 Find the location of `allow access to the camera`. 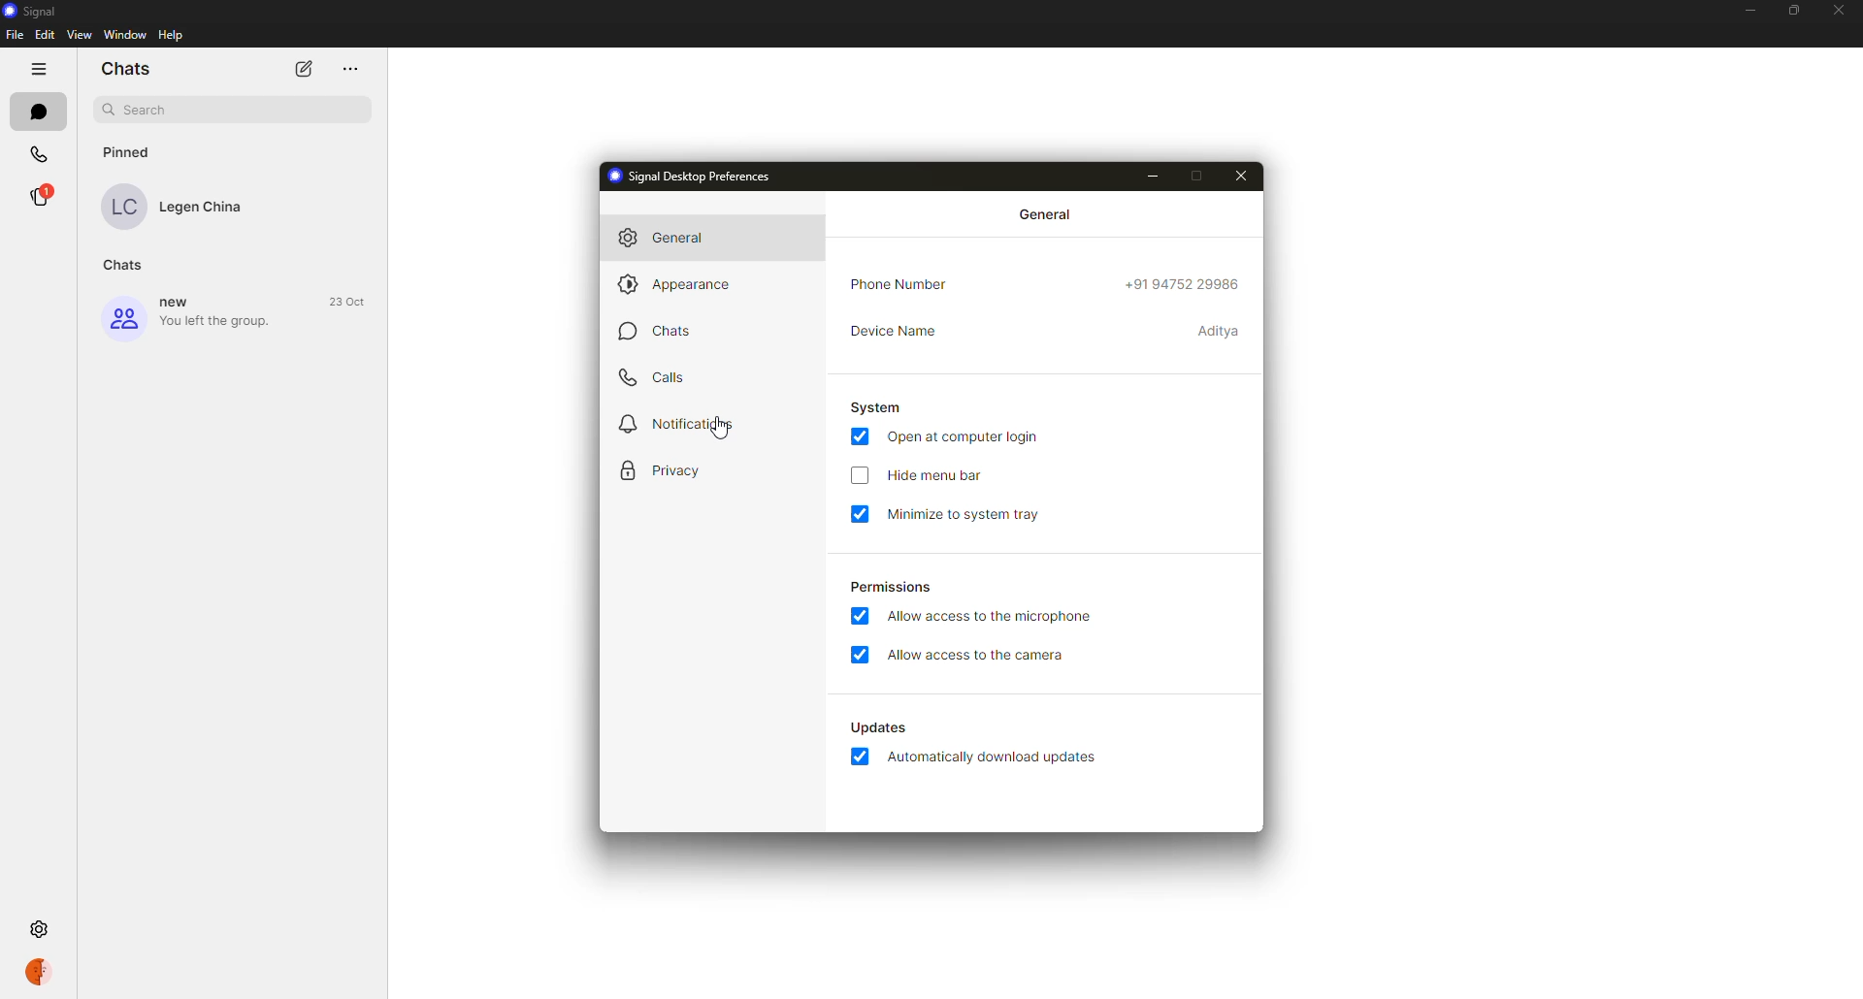

allow access to the camera is located at coordinates (973, 653).